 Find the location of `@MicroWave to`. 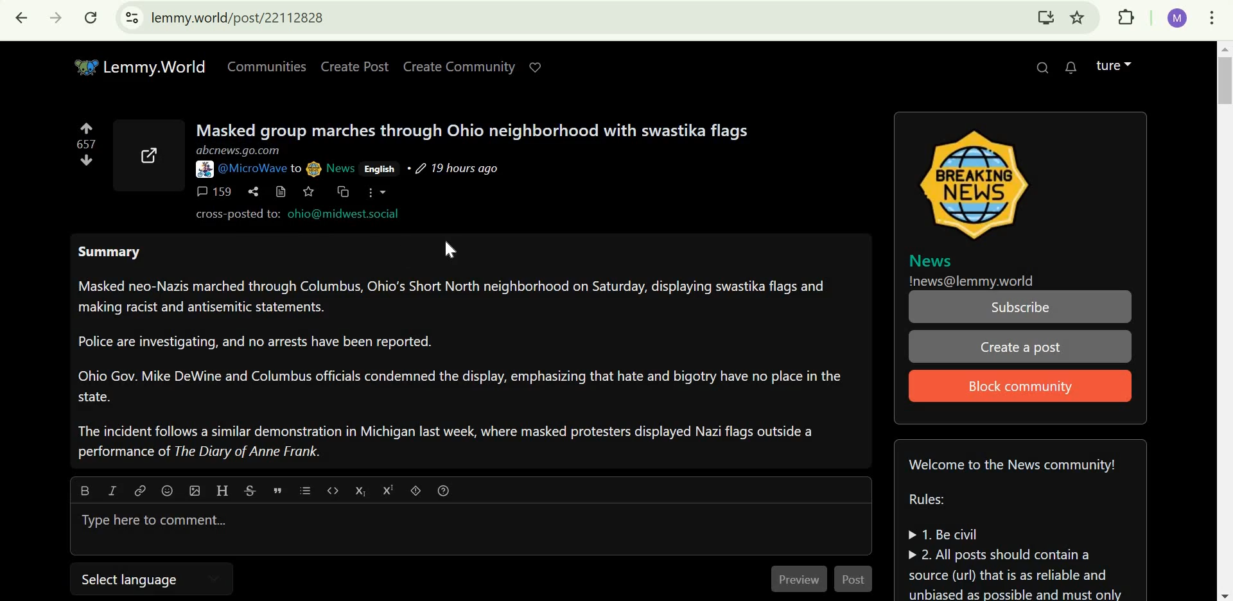

@MicroWave to is located at coordinates (258, 169).